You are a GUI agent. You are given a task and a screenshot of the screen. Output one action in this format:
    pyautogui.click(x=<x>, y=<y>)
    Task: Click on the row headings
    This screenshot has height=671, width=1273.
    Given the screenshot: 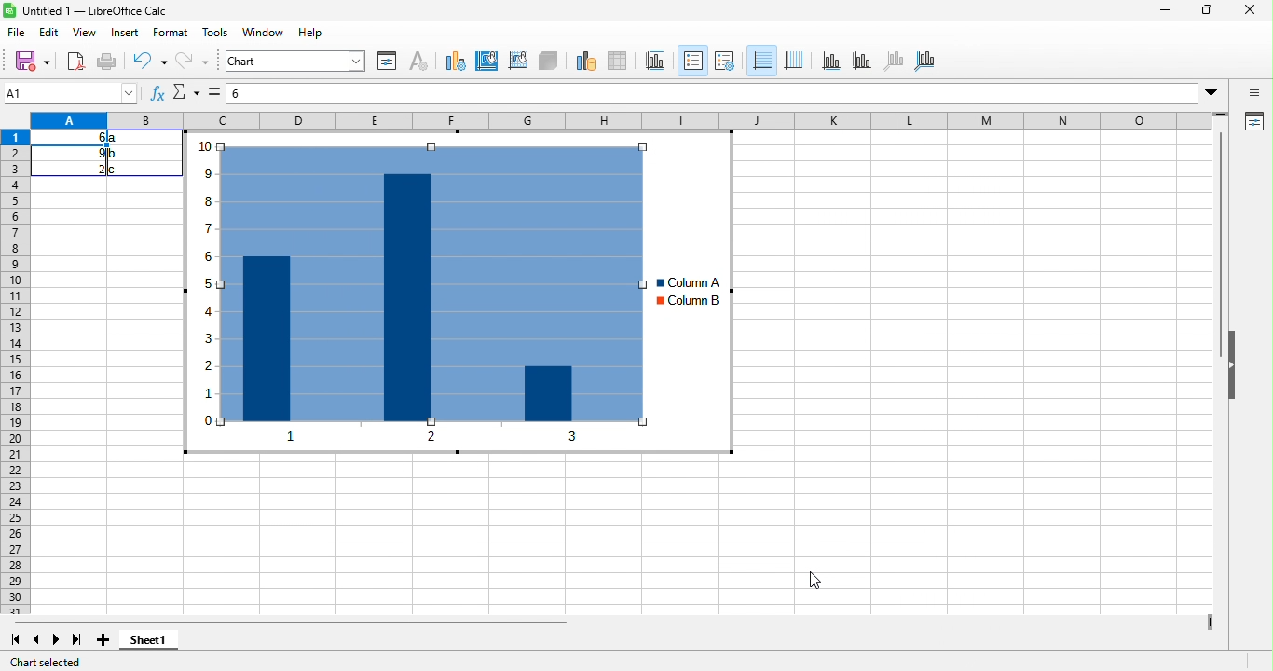 What is the action you would take?
    pyautogui.click(x=19, y=373)
    